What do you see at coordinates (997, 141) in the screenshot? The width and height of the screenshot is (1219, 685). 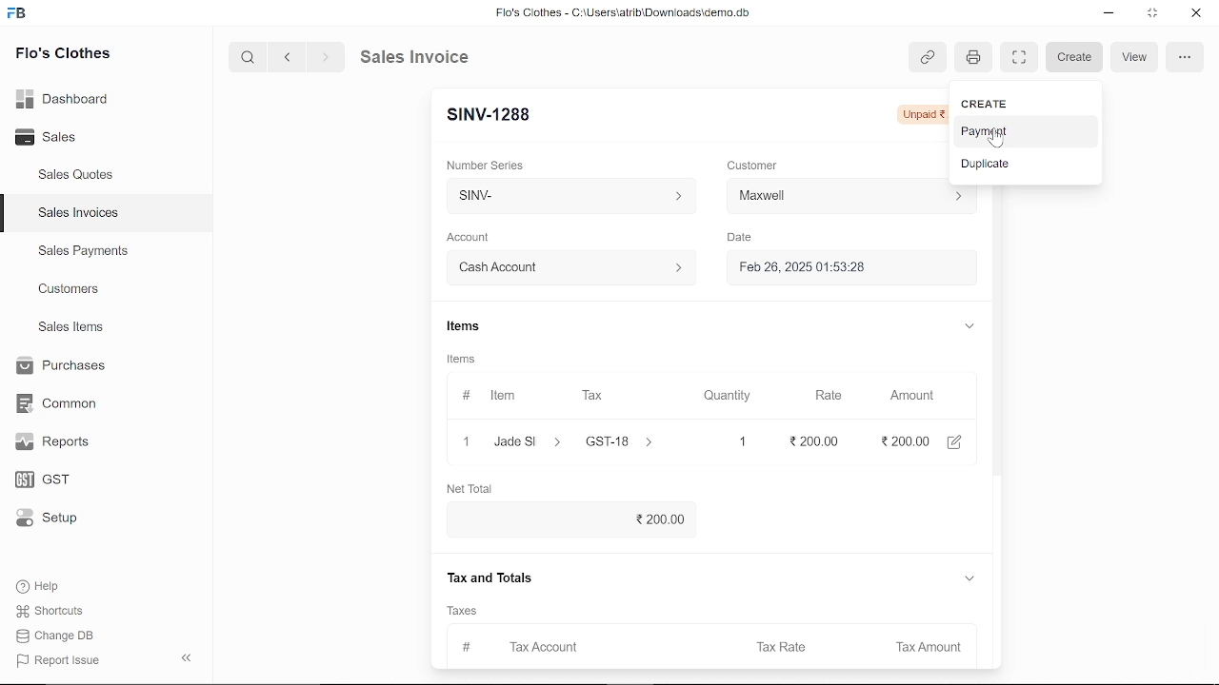 I see `cursor` at bounding box center [997, 141].